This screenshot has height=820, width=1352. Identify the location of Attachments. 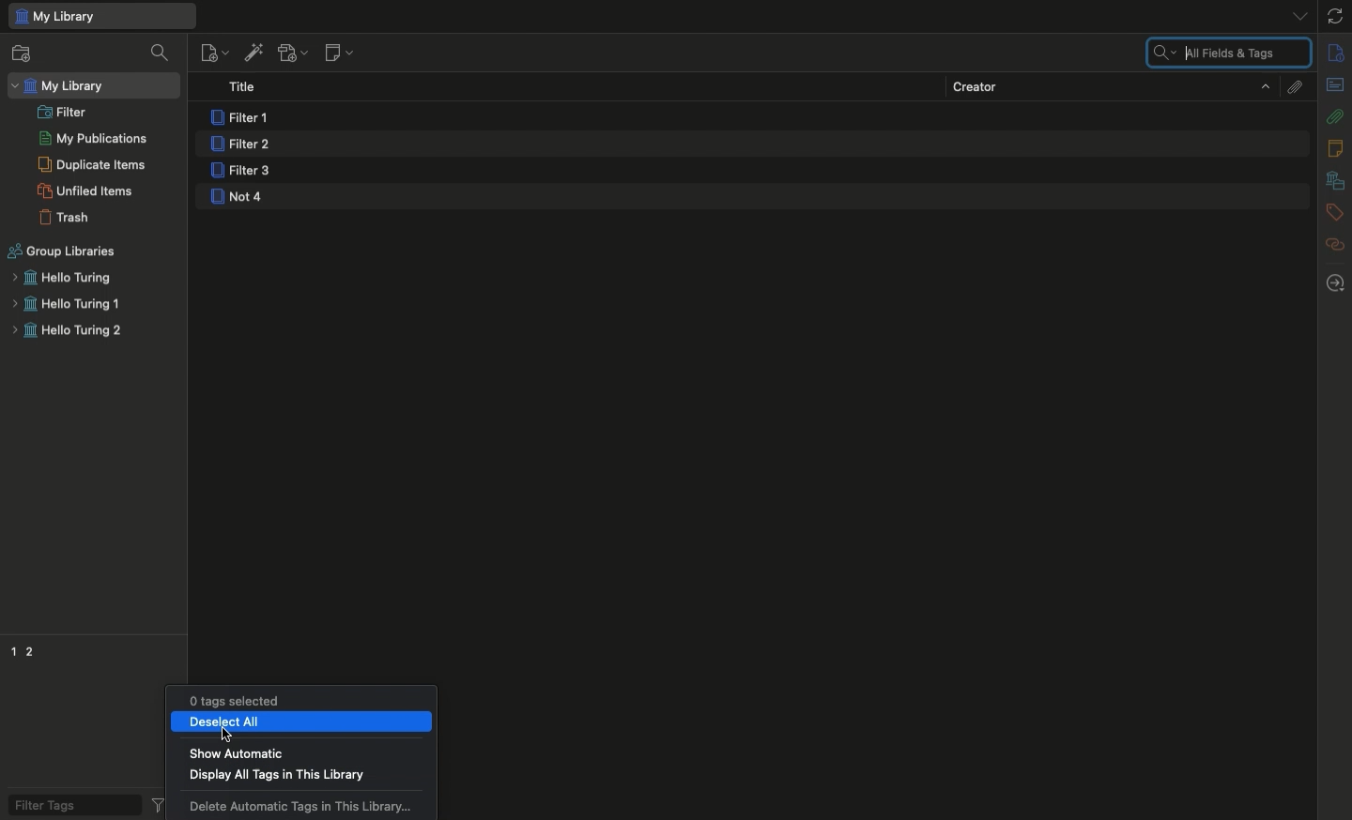
(1335, 115).